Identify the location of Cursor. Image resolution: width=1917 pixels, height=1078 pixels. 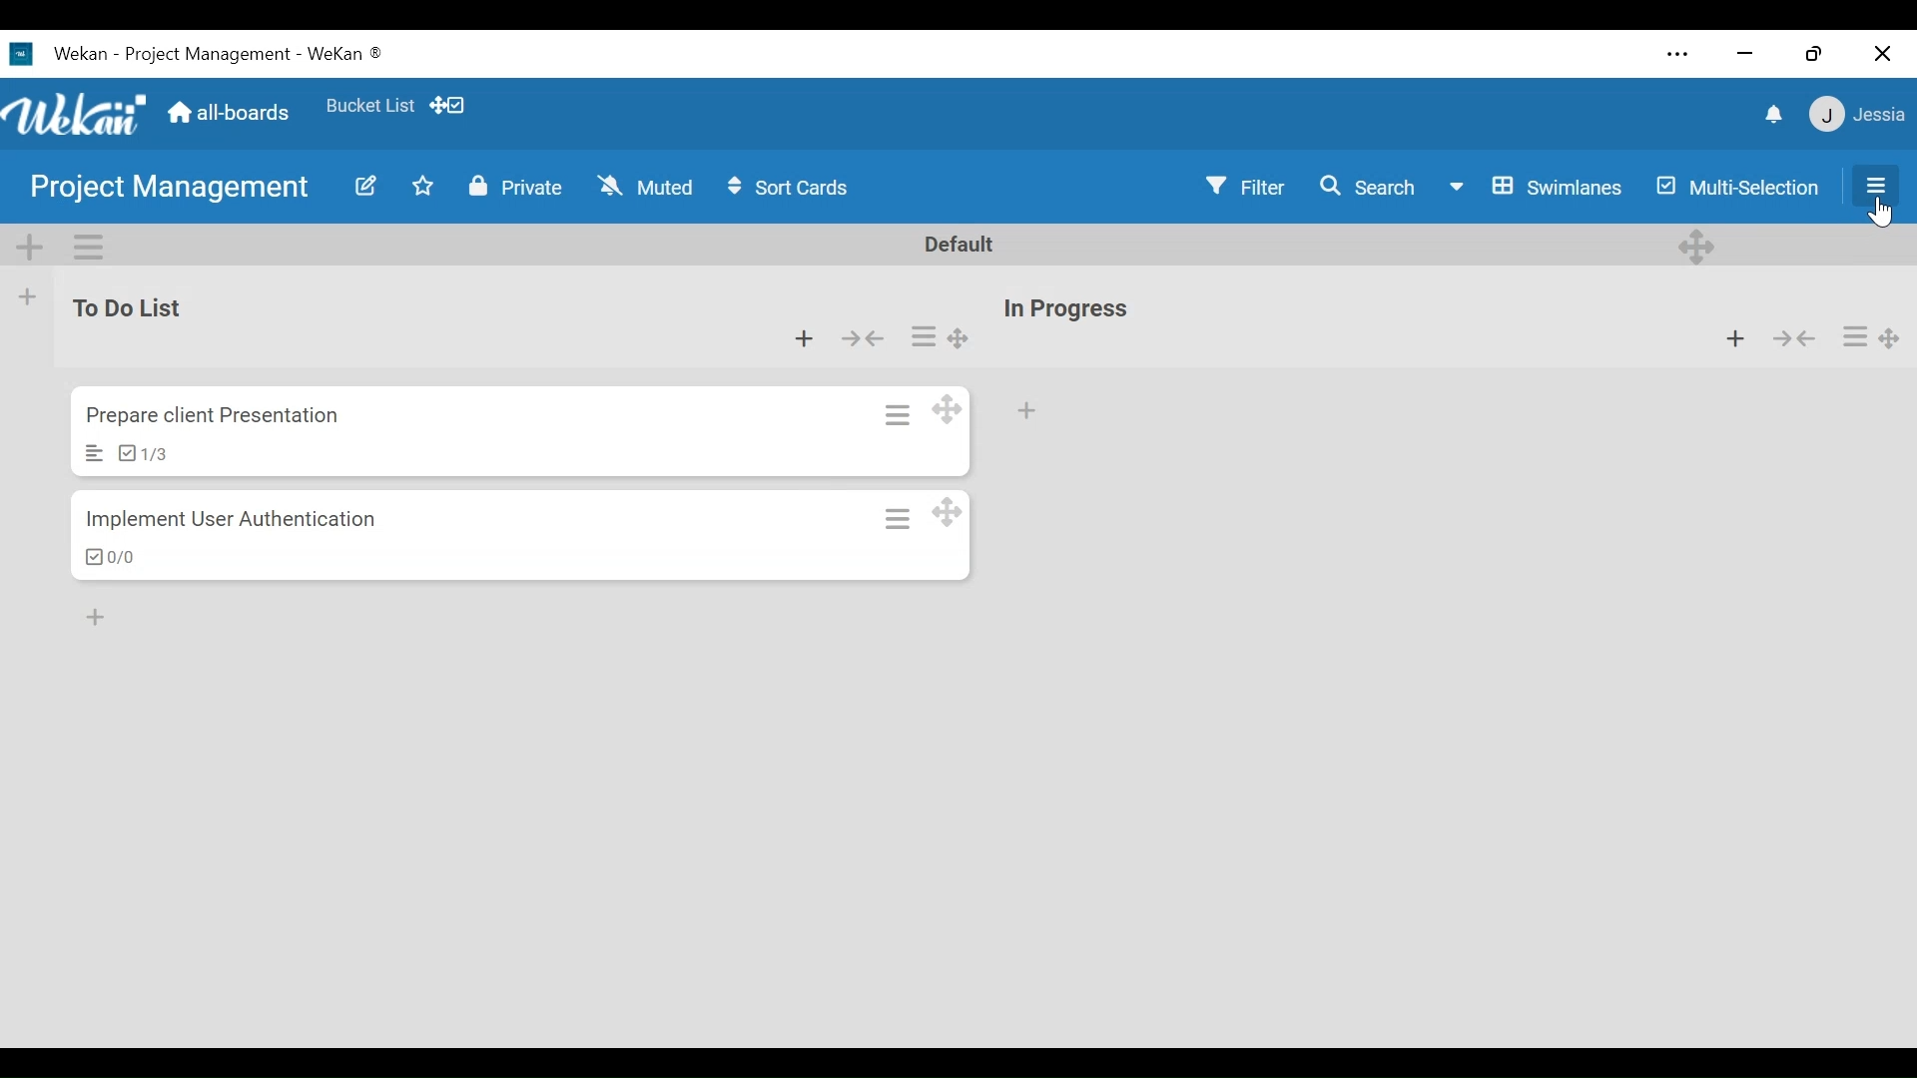
(1878, 216).